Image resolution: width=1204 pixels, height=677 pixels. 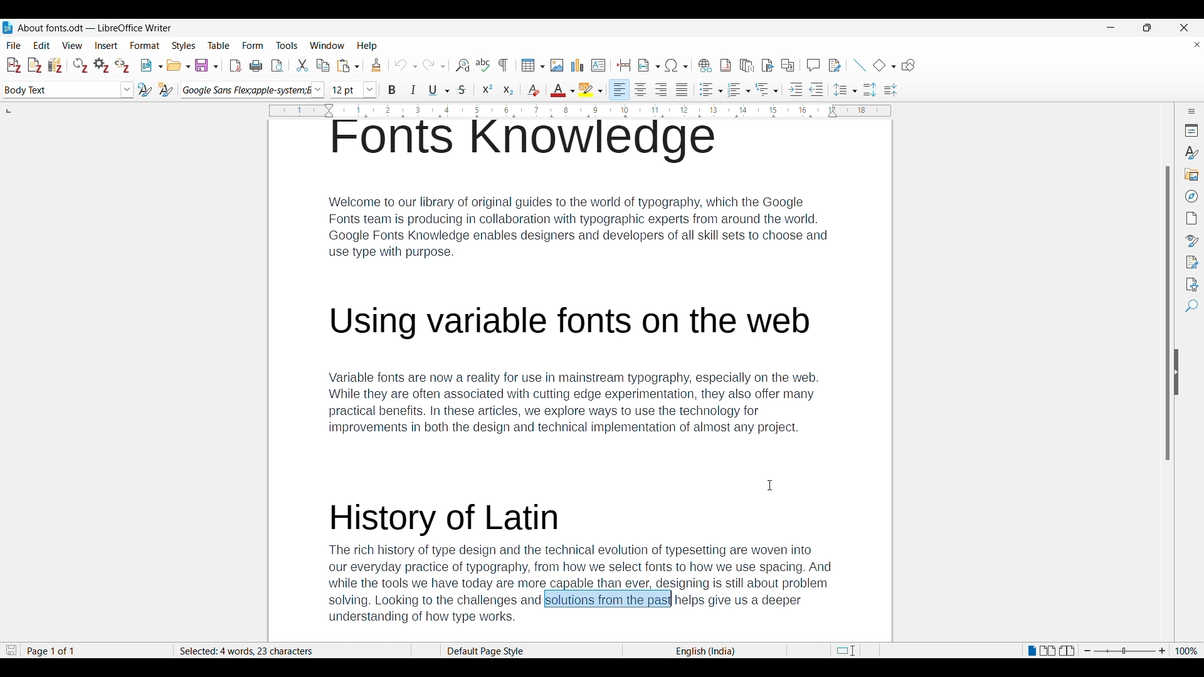 I want to click on Toggle ordered list options, so click(x=739, y=90).